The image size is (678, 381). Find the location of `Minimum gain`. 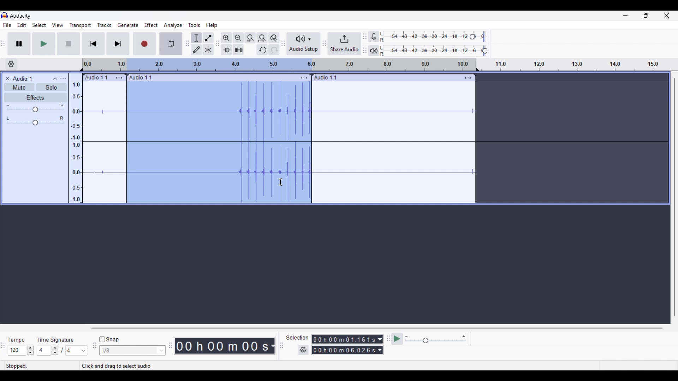

Minimum gain is located at coordinates (7, 105).